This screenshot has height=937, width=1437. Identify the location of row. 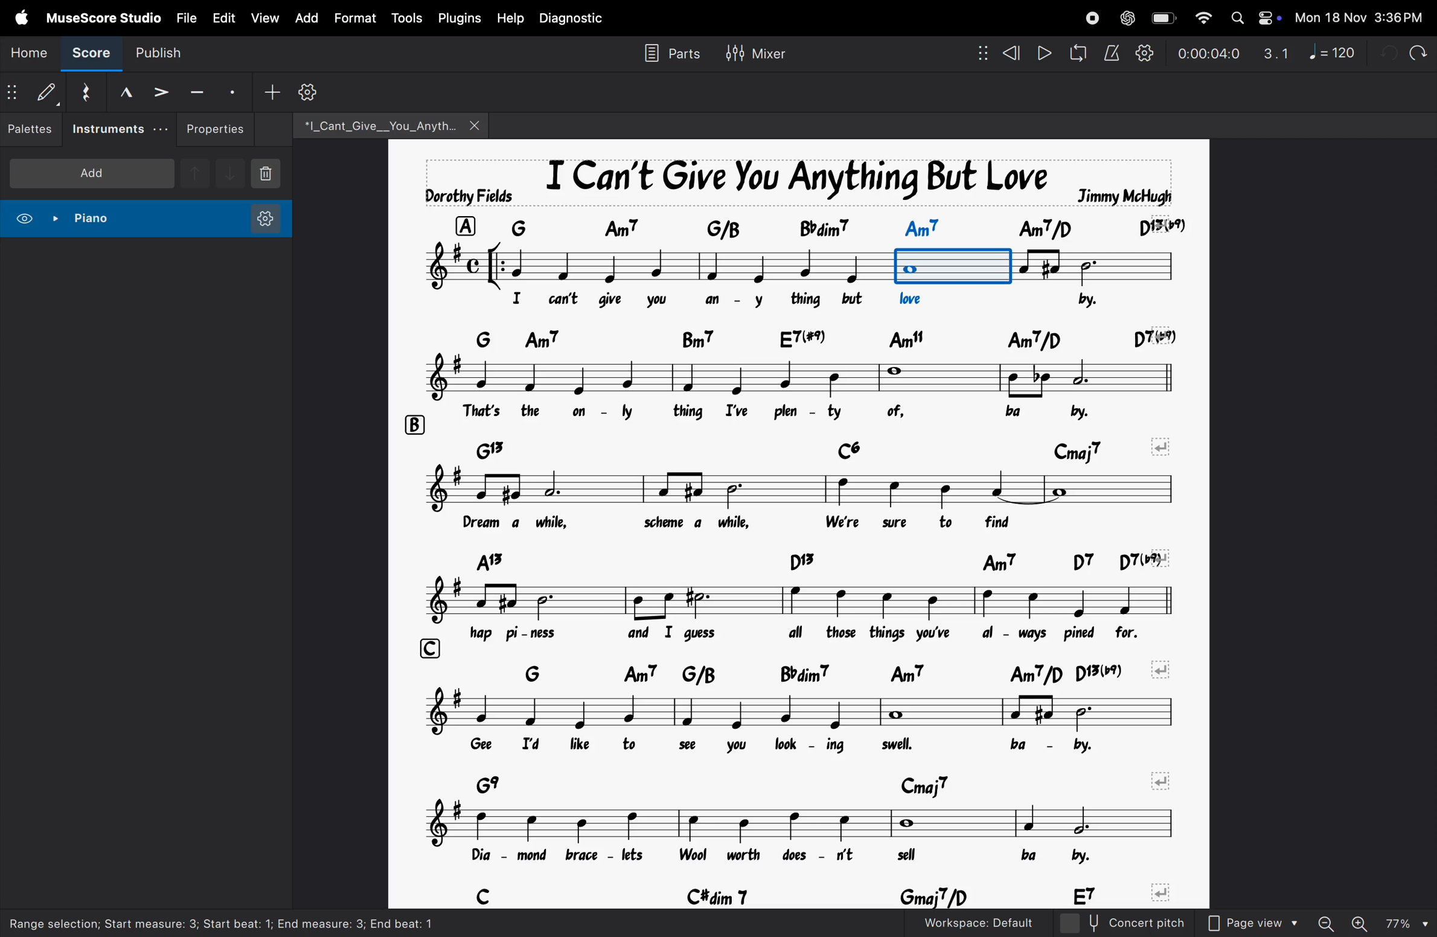
(435, 651).